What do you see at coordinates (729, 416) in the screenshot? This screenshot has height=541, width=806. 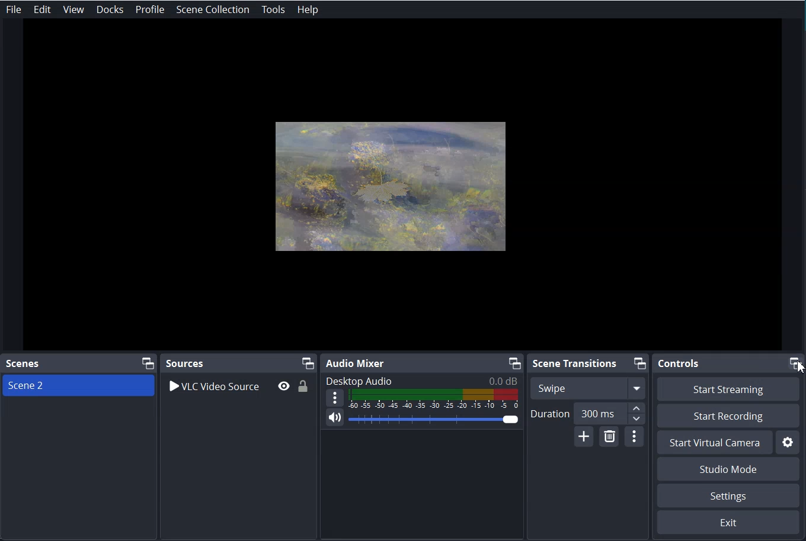 I see `Start Recording` at bounding box center [729, 416].